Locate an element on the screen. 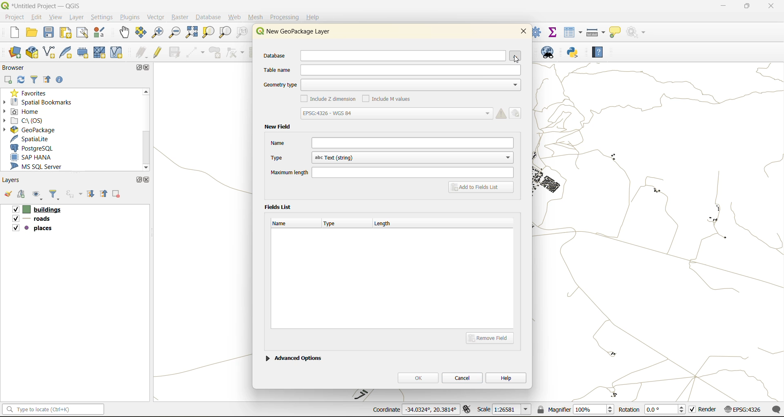 This screenshot has height=417, width=784. close is located at coordinates (767, 7).